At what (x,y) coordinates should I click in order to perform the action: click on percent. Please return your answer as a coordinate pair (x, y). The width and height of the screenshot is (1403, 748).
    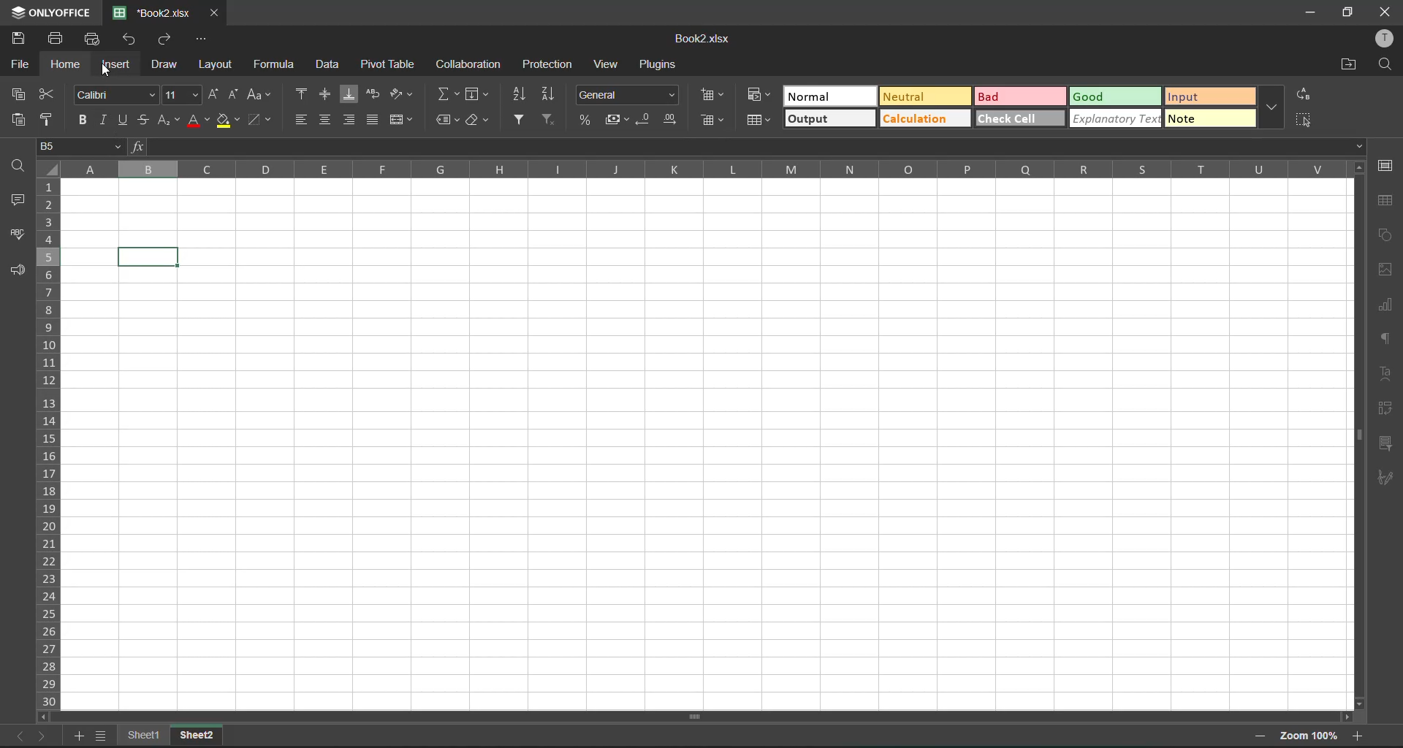
    Looking at the image, I should click on (587, 120).